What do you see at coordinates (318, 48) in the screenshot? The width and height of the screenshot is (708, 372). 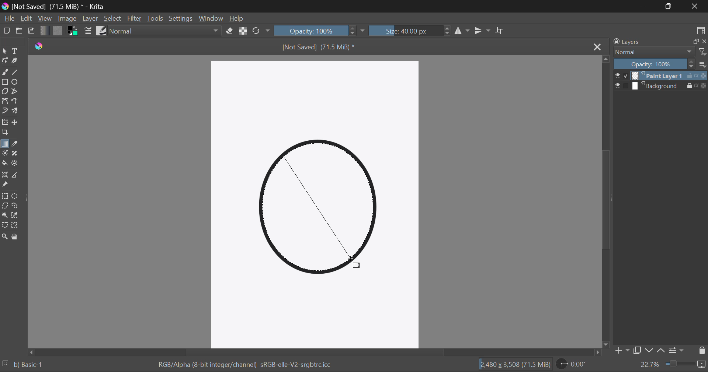 I see `[Not Saved] (71.5 MiB) *` at bounding box center [318, 48].